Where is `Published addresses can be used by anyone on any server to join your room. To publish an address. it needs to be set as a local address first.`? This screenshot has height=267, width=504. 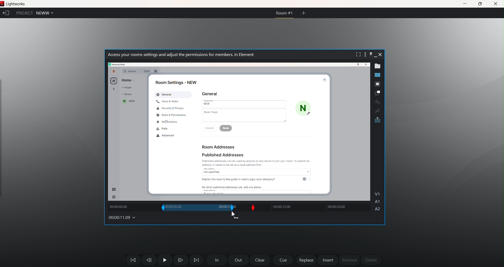
Published addresses can be used by anyone on any server to join your room. To publish an address. it needs to be set as a local address first. is located at coordinates (256, 163).